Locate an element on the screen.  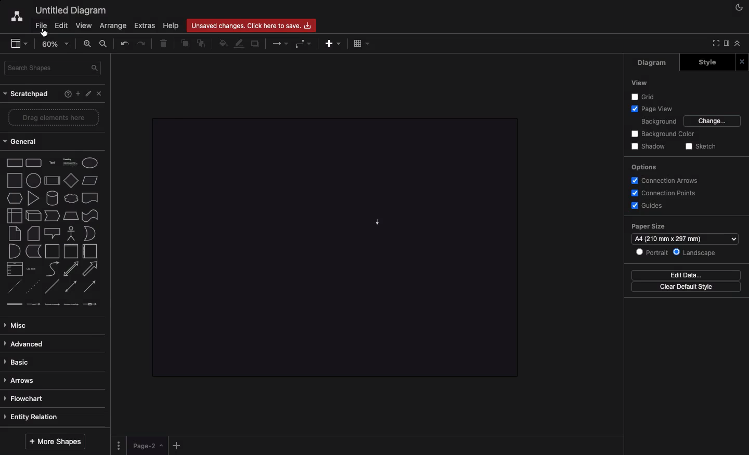
Redo is located at coordinates (143, 44).